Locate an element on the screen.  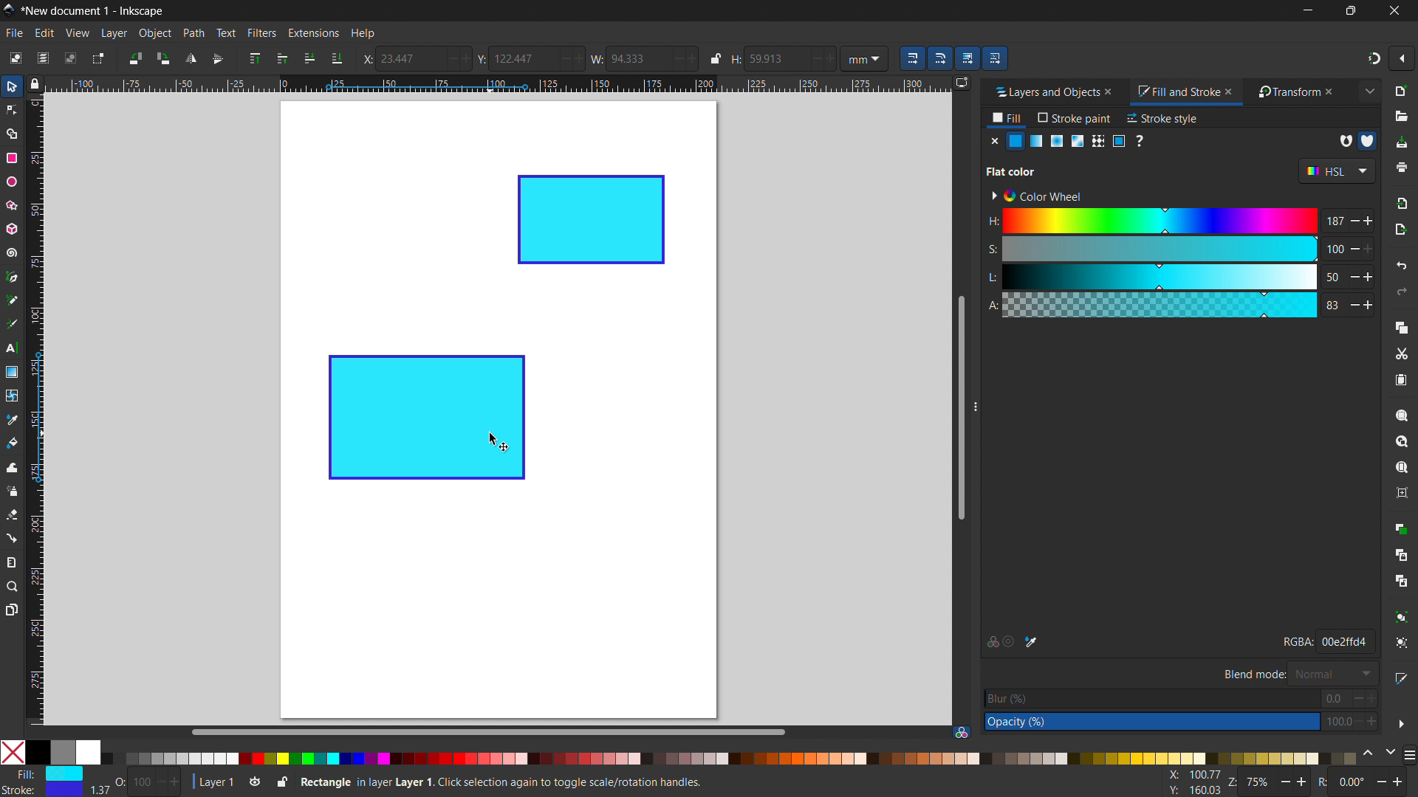
text tool is located at coordinates (12, 349).